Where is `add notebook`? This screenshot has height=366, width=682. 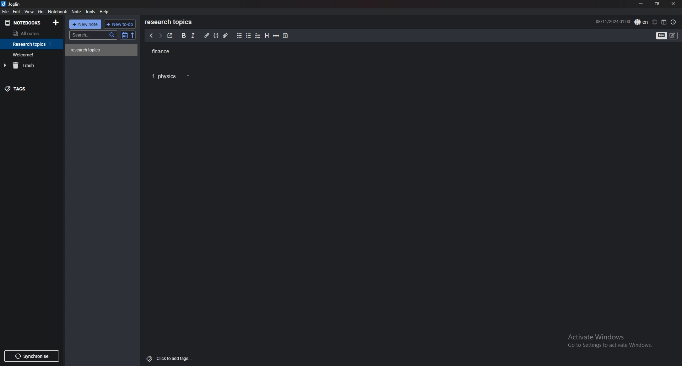 add notebook is located at coordinates (55, 22).